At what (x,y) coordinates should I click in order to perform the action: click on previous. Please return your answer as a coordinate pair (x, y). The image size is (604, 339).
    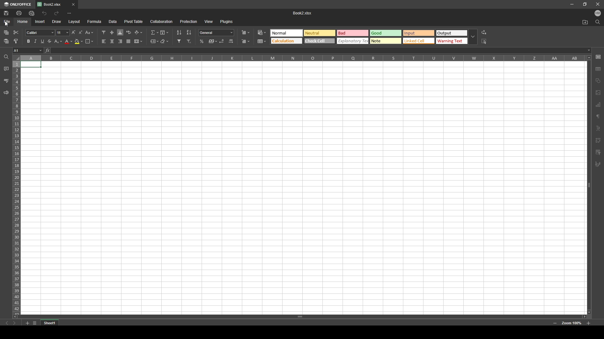
    Looking at the image, I should click on (7, 323).